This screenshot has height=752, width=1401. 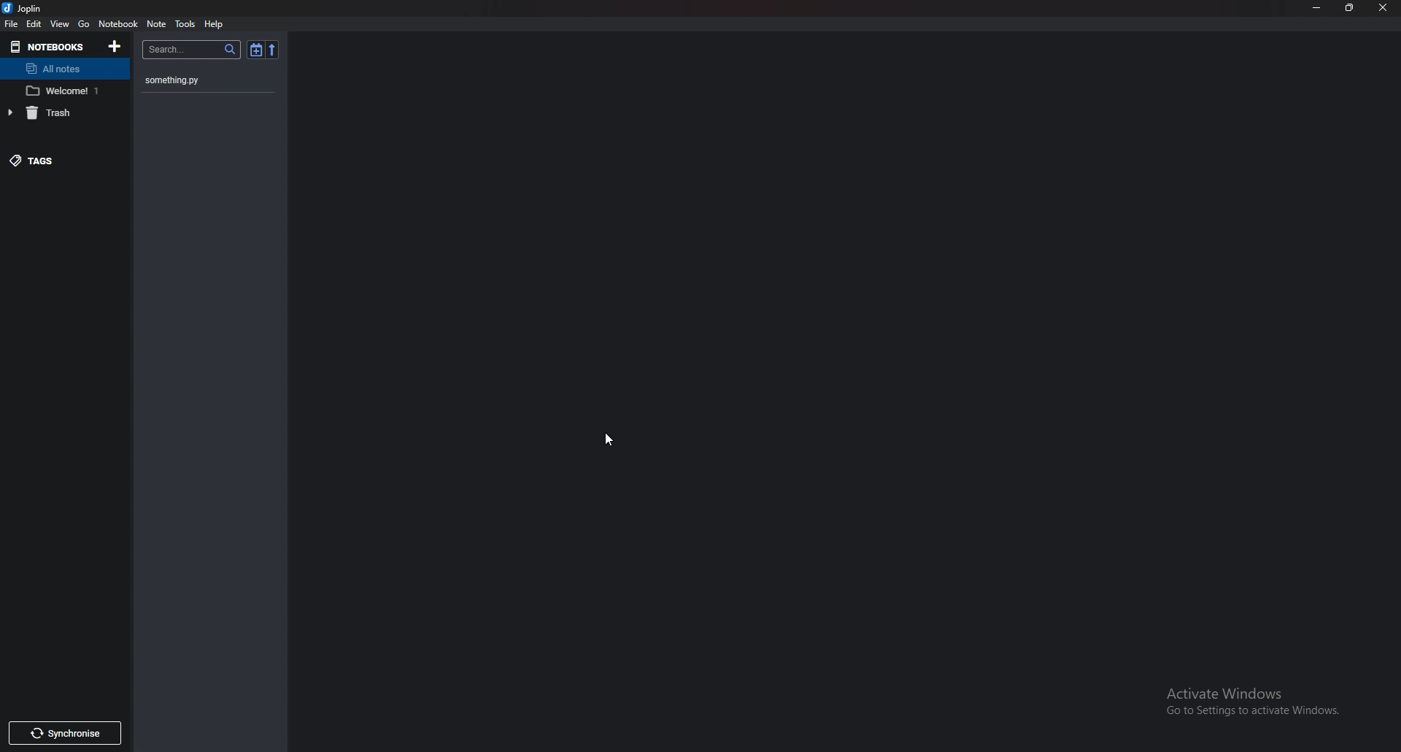 What do you see at coordinates (256, 50) in the screenshot?
I see `Toggle sort order` at bounding box center [256, 50].